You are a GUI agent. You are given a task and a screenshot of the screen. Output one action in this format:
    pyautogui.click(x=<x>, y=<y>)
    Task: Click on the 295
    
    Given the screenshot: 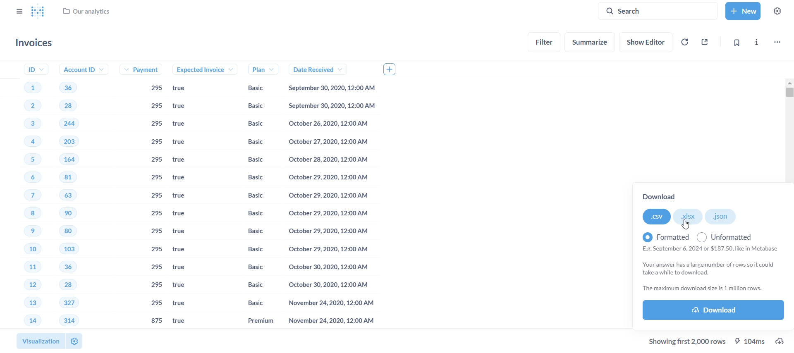 What is the action you would take?
    pyautogui.click(x=155, y=106)
    